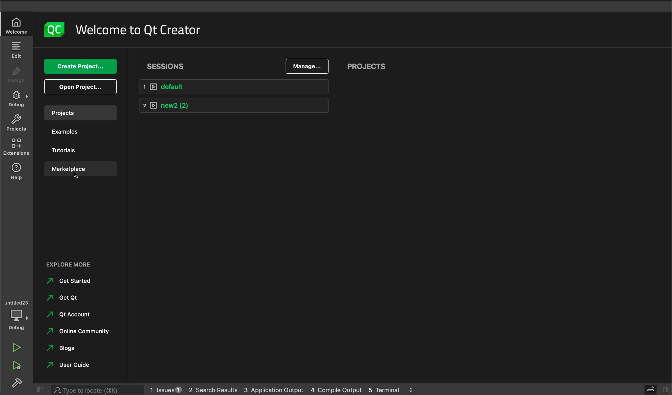 This screenshot has width=672, height=395. I want to click on edit, so click(17, 50).